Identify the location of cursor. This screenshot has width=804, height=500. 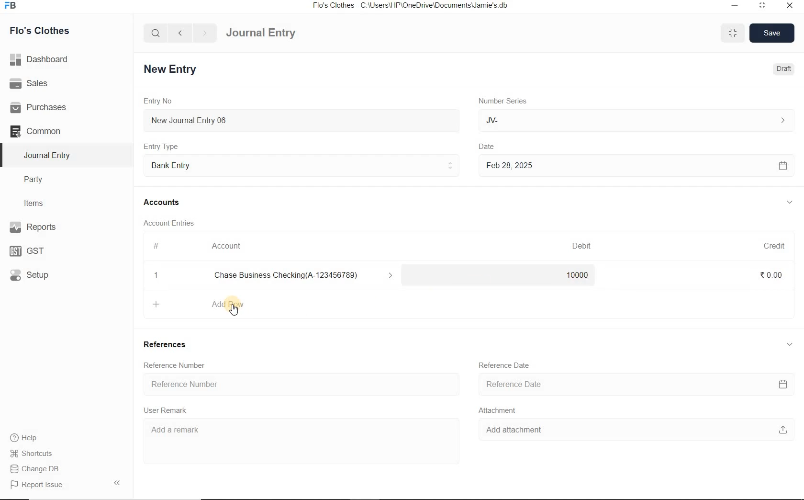
(236, 313).